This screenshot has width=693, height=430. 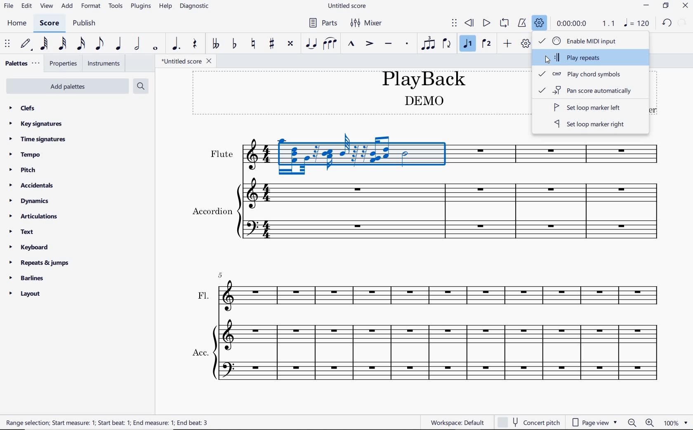 I want to click on properties, so click(x=65, y=64).